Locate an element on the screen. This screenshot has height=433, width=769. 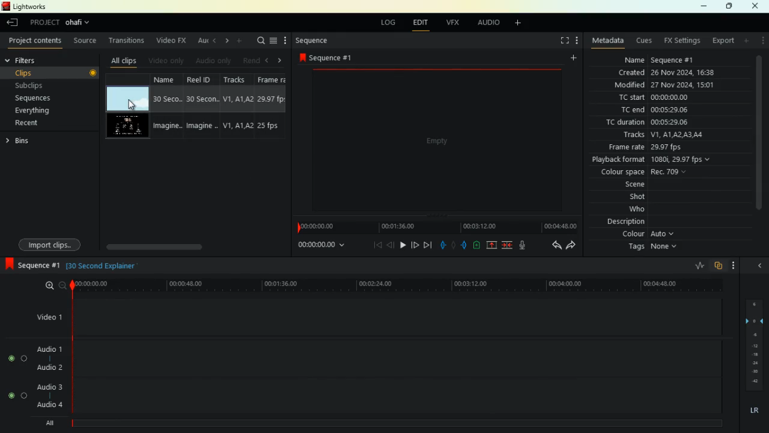
all clips is located at coordinates (123, 62).